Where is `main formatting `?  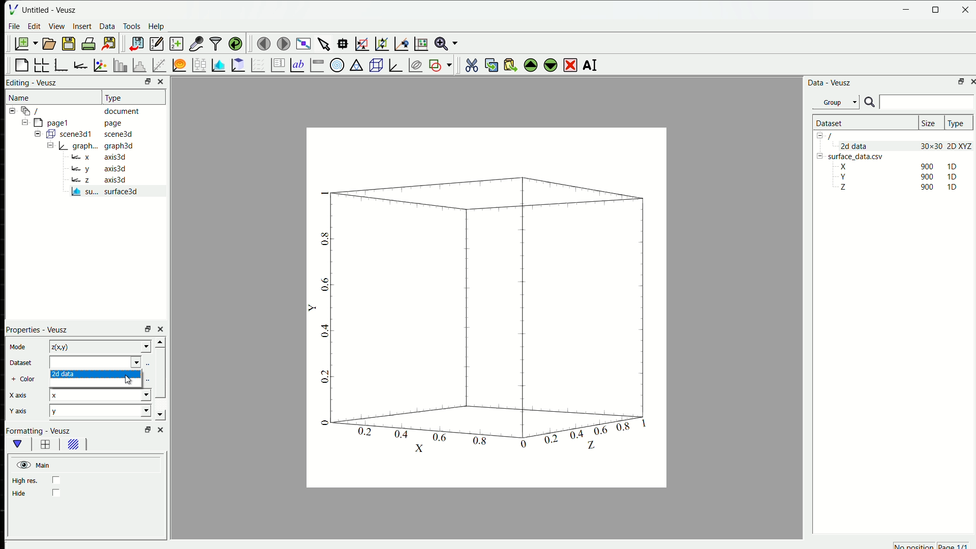
main formatting  is located at coordinates (18, 444).